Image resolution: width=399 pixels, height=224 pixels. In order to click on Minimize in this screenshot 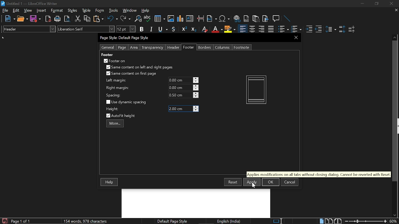, I will do `click(362, 4)`.